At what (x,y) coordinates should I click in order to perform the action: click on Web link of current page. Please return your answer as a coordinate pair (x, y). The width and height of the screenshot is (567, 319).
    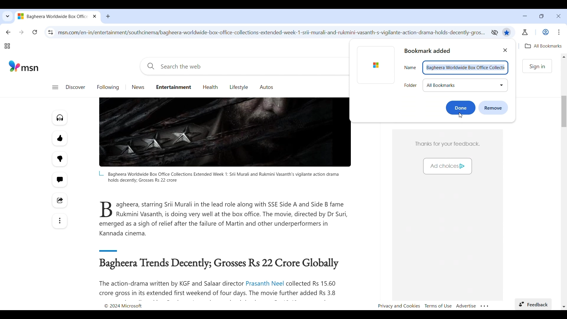
    Looking at the image, I should click on (272, 32).